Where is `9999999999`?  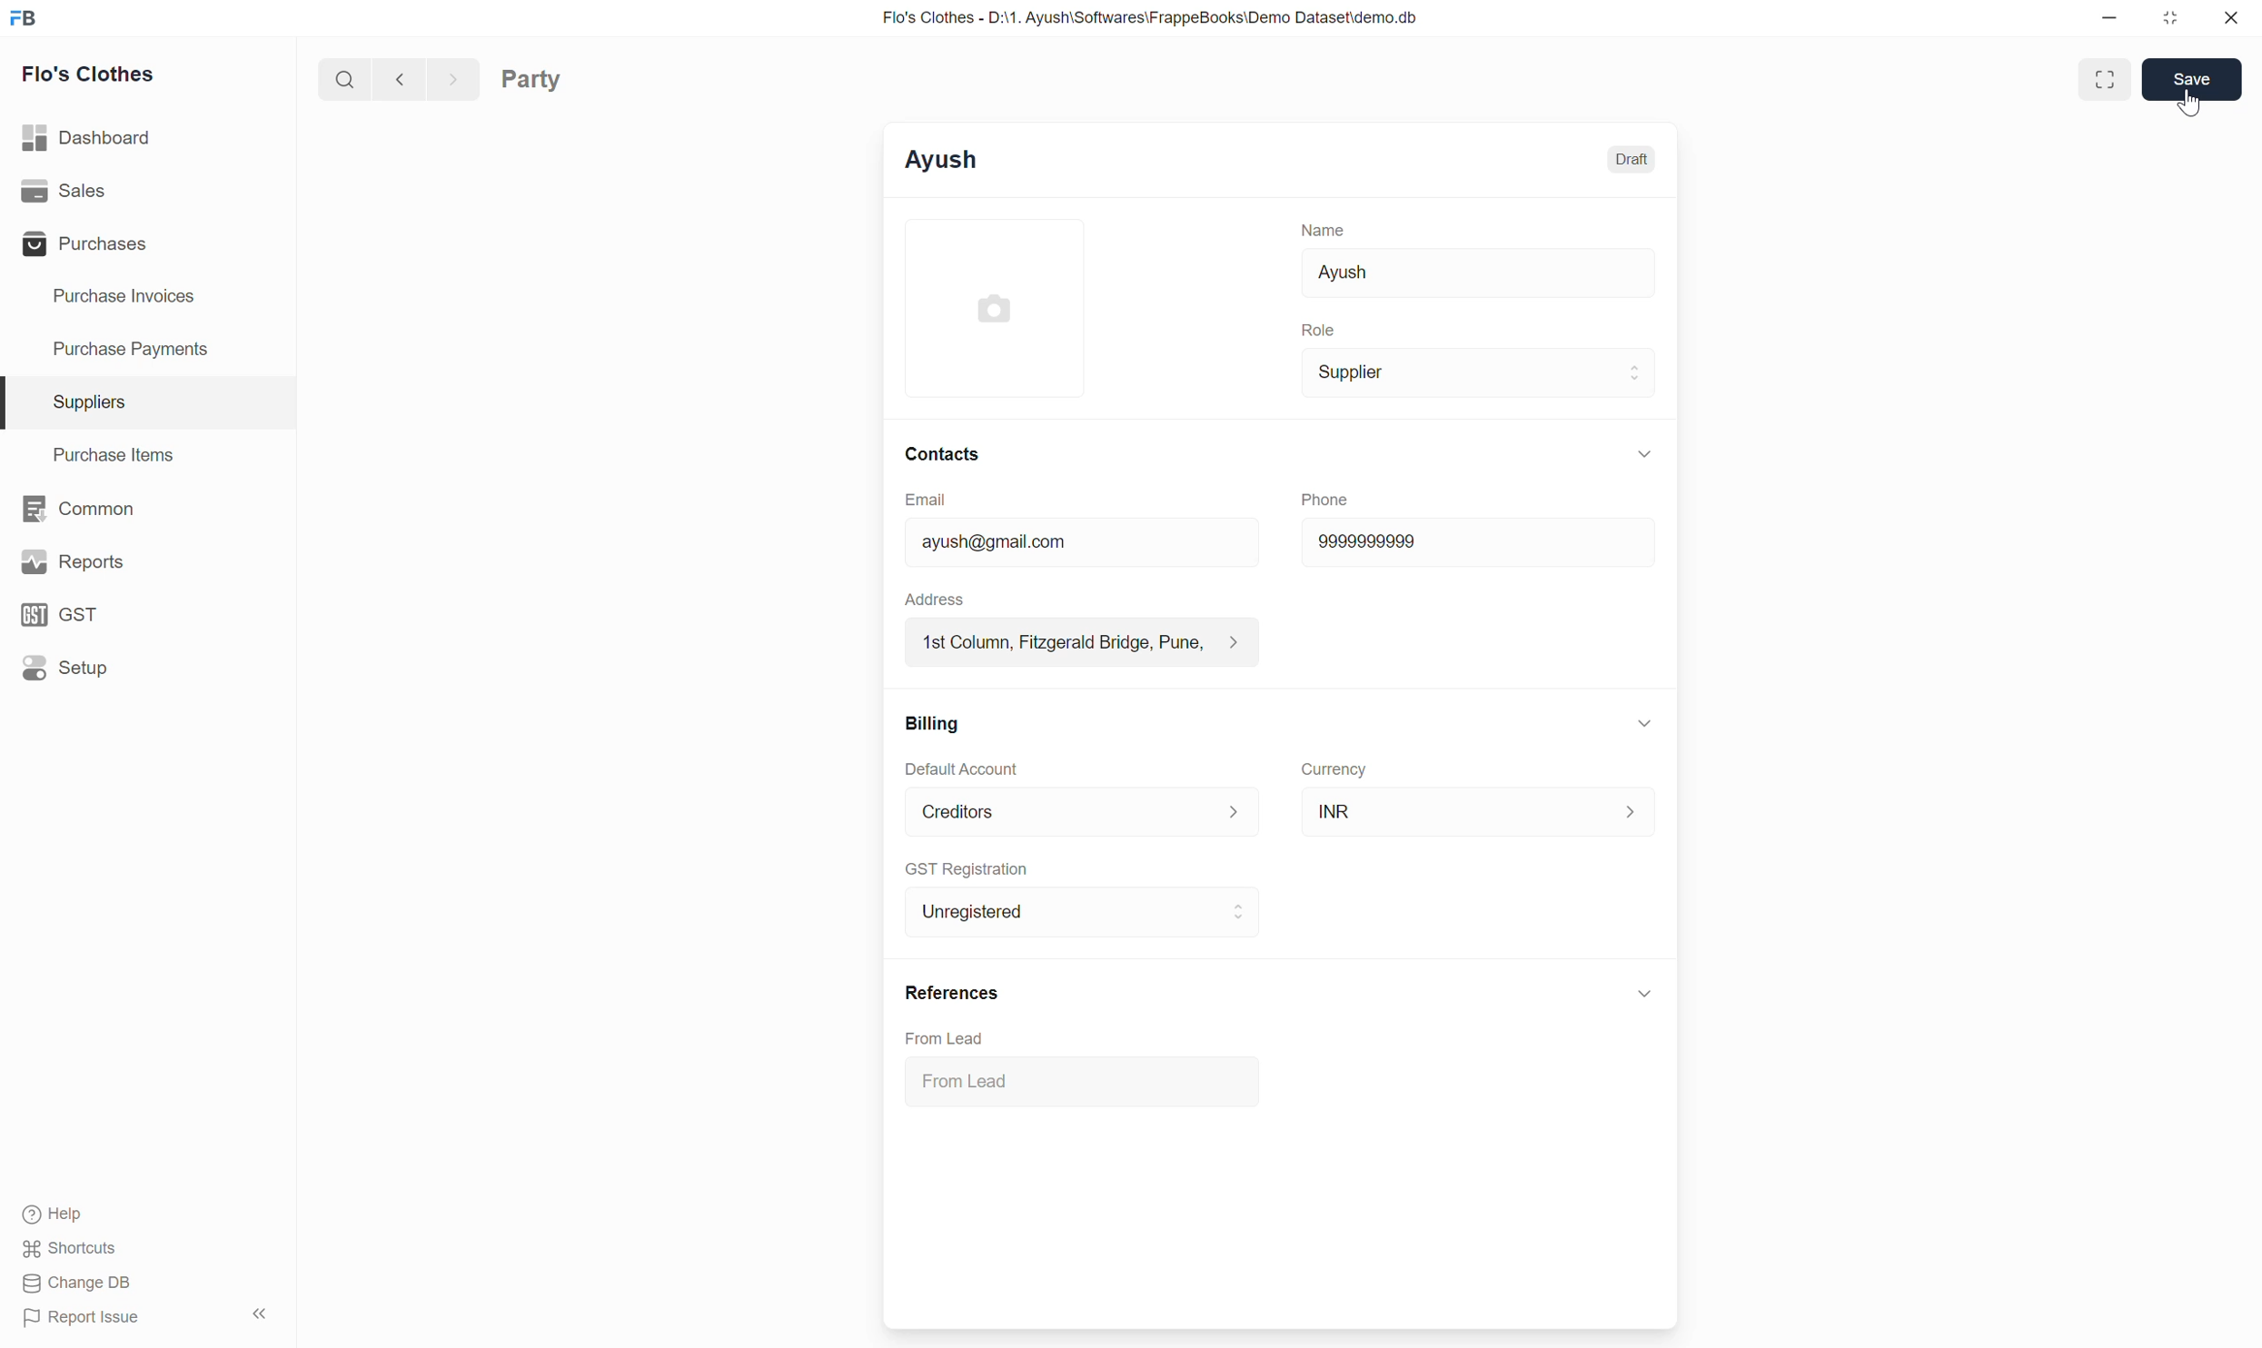 9999999999 is located at coordinates (1477, 542).